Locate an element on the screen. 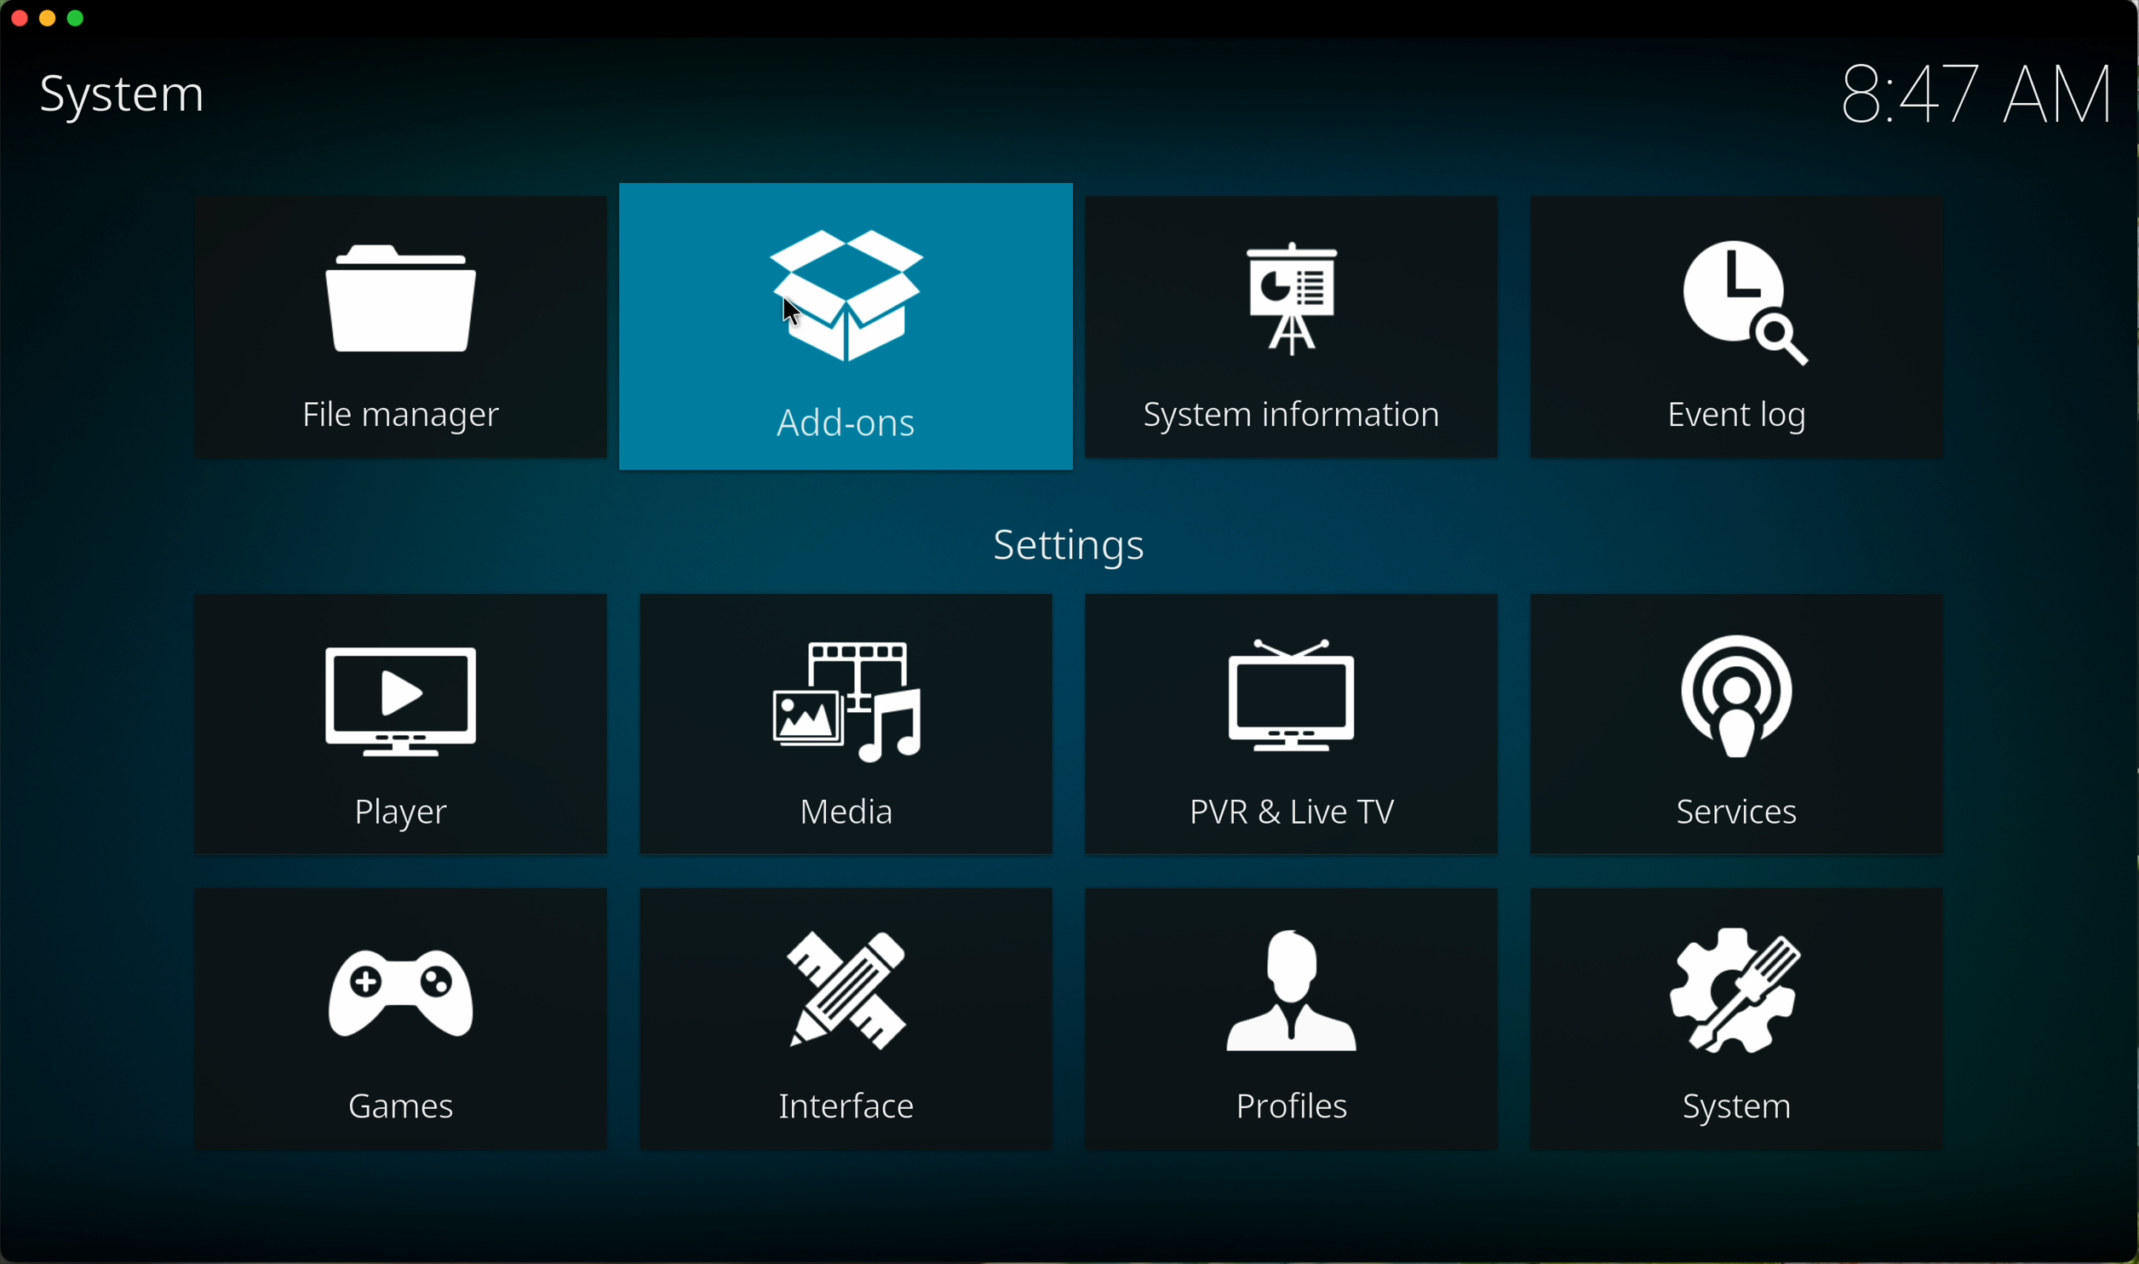 This screenshot has height=1264, width=2139. settings is located at coordinates (1069, 548).